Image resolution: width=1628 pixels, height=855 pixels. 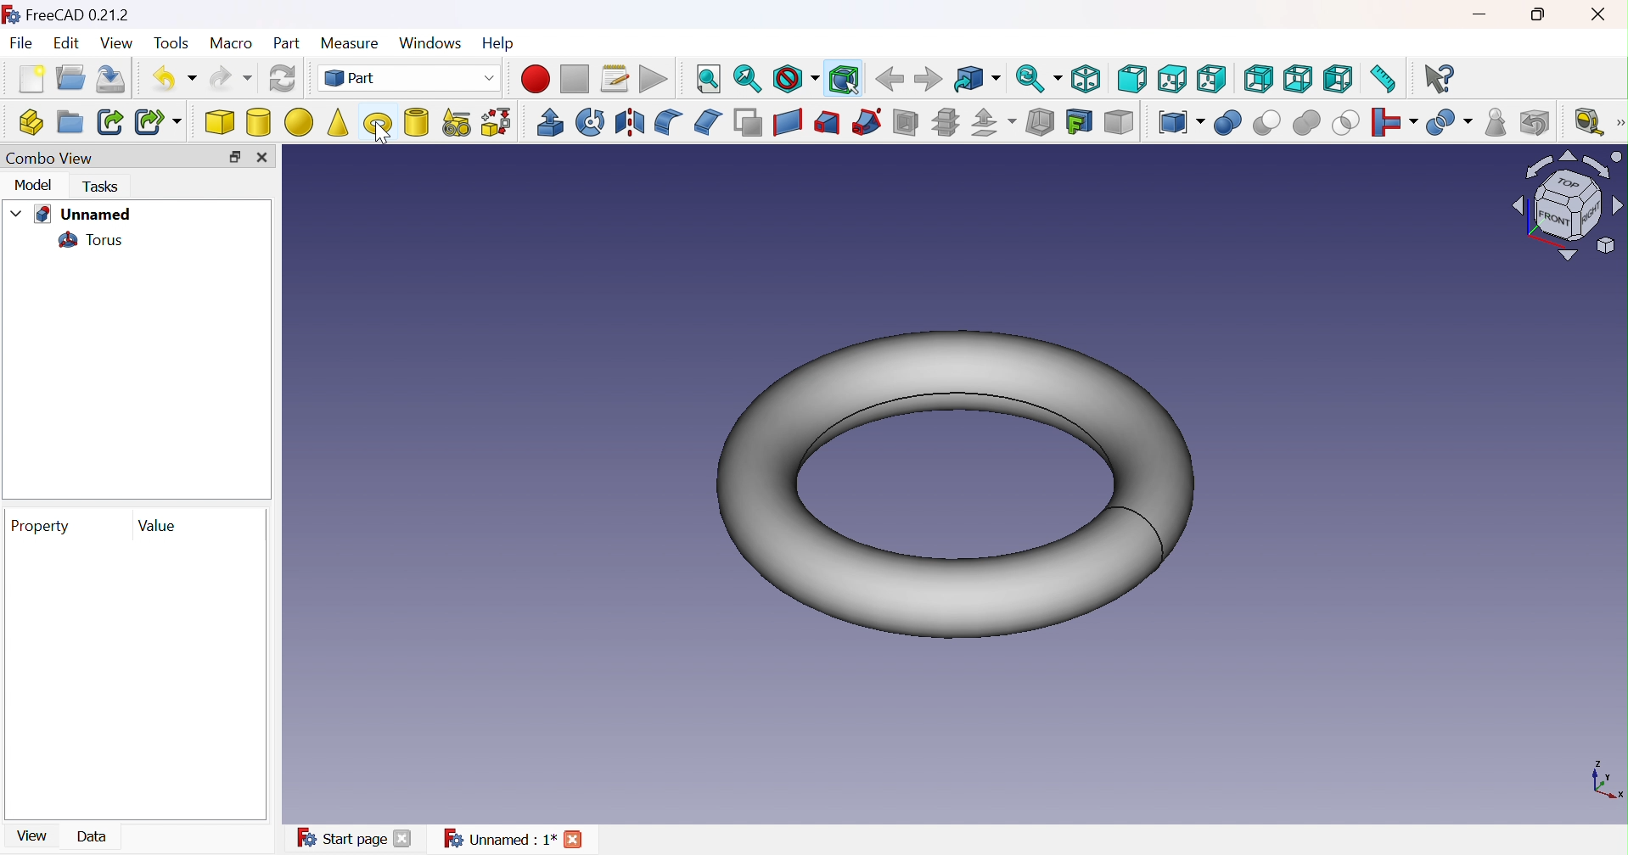 What do you see at coordinates (1173, 78) in the screenshot?
I see `Top` at bounding box center [1173, 78].